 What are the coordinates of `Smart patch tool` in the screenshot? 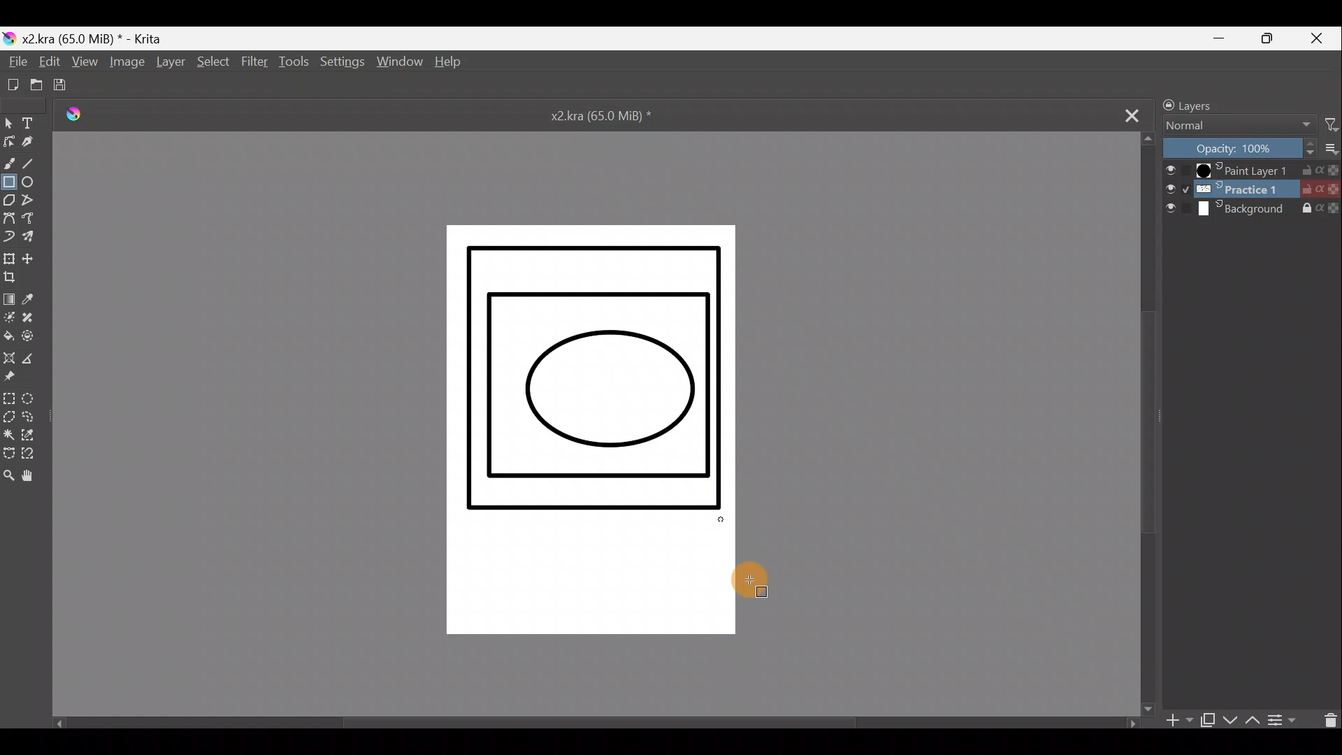 It's located at (33, 319).